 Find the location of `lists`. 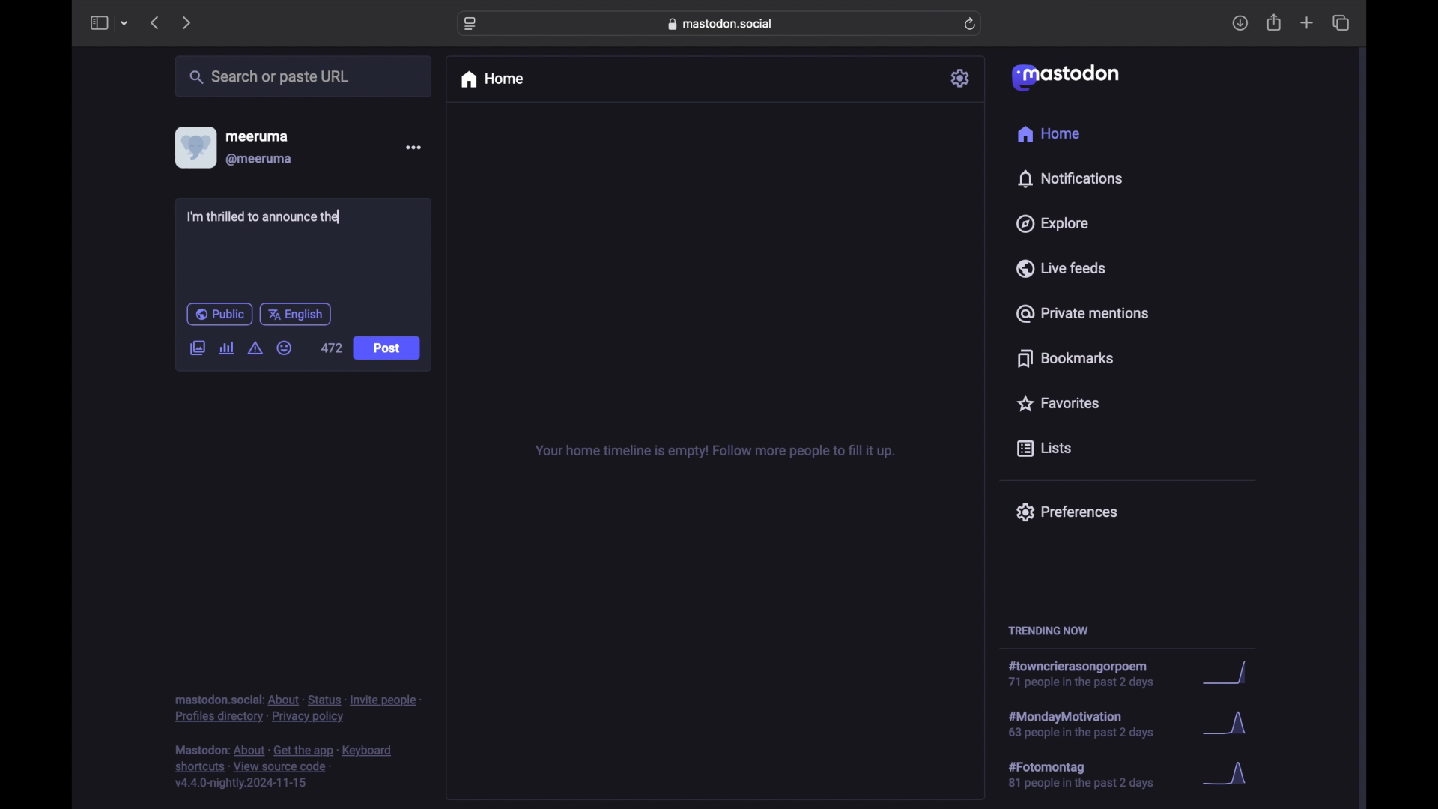

lists is located at coordinates (1044, 449).